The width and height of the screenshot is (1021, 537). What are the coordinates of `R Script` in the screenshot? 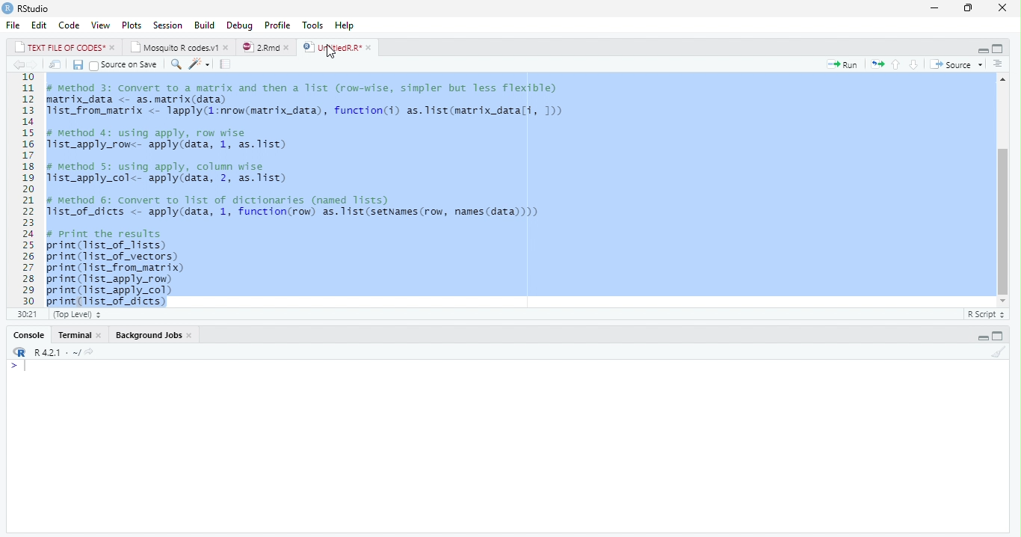 It's located at (987, 313).